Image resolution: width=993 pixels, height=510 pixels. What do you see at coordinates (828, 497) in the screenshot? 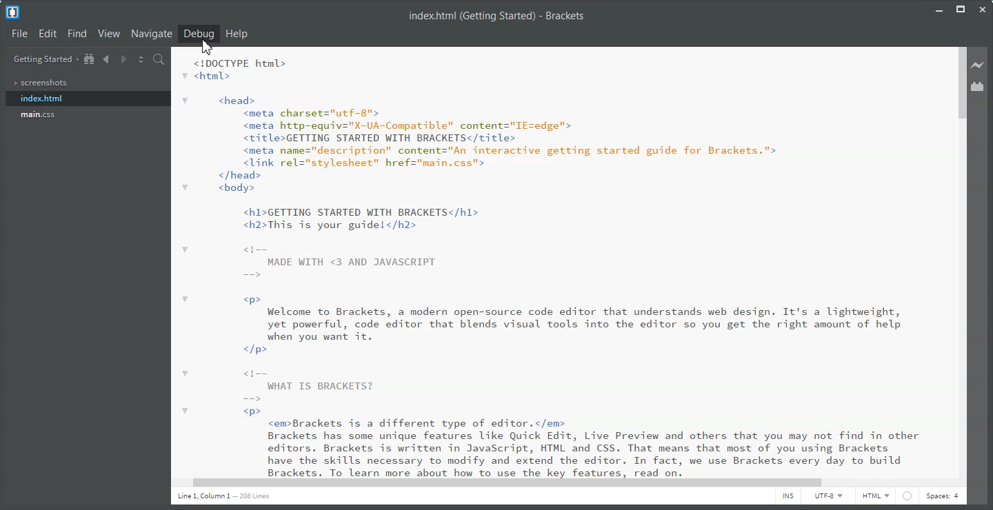
I see `UTF-8` at bounding box center [828, 497].